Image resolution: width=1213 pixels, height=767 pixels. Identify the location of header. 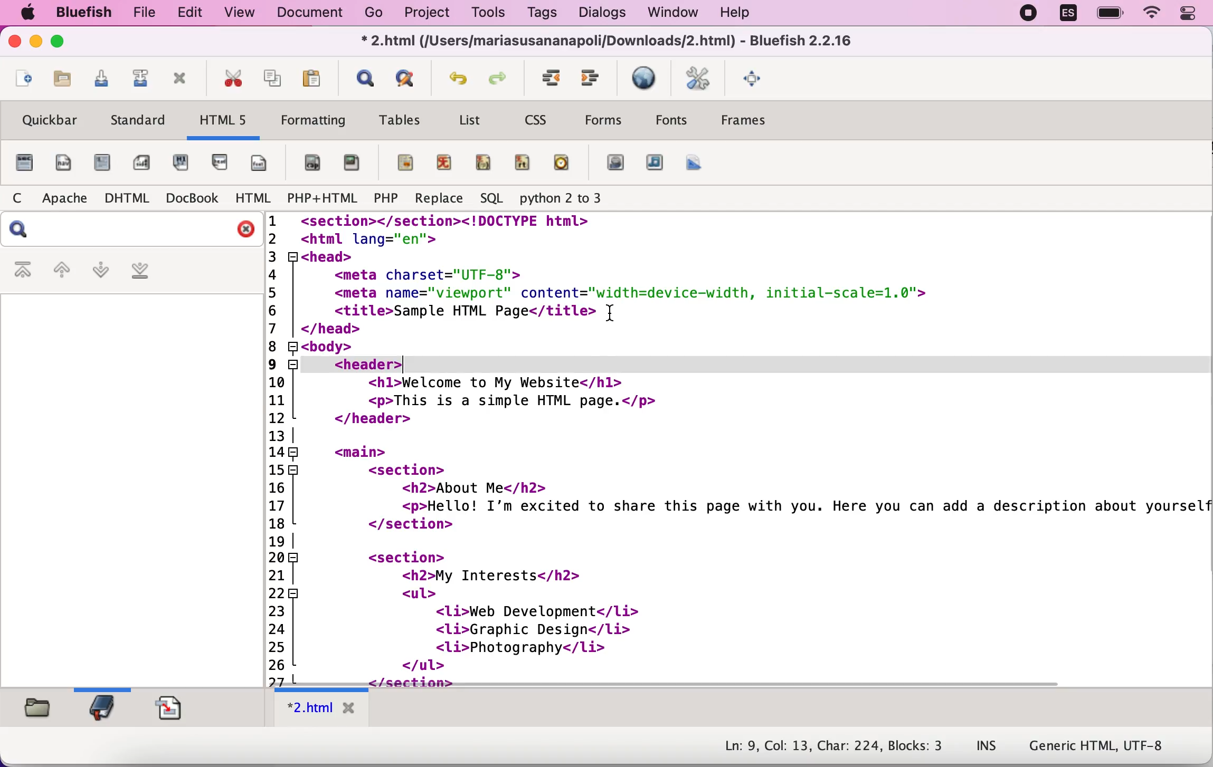
(224, 162).